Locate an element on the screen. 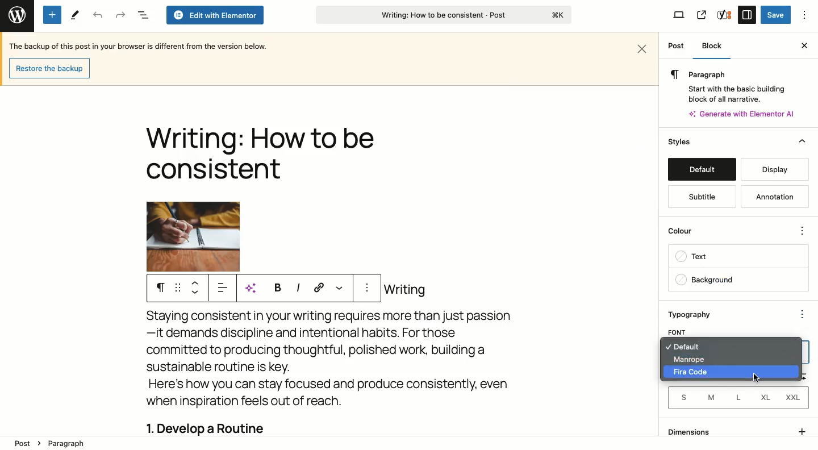  Wordpress logo is located at coordinates (16, 13).